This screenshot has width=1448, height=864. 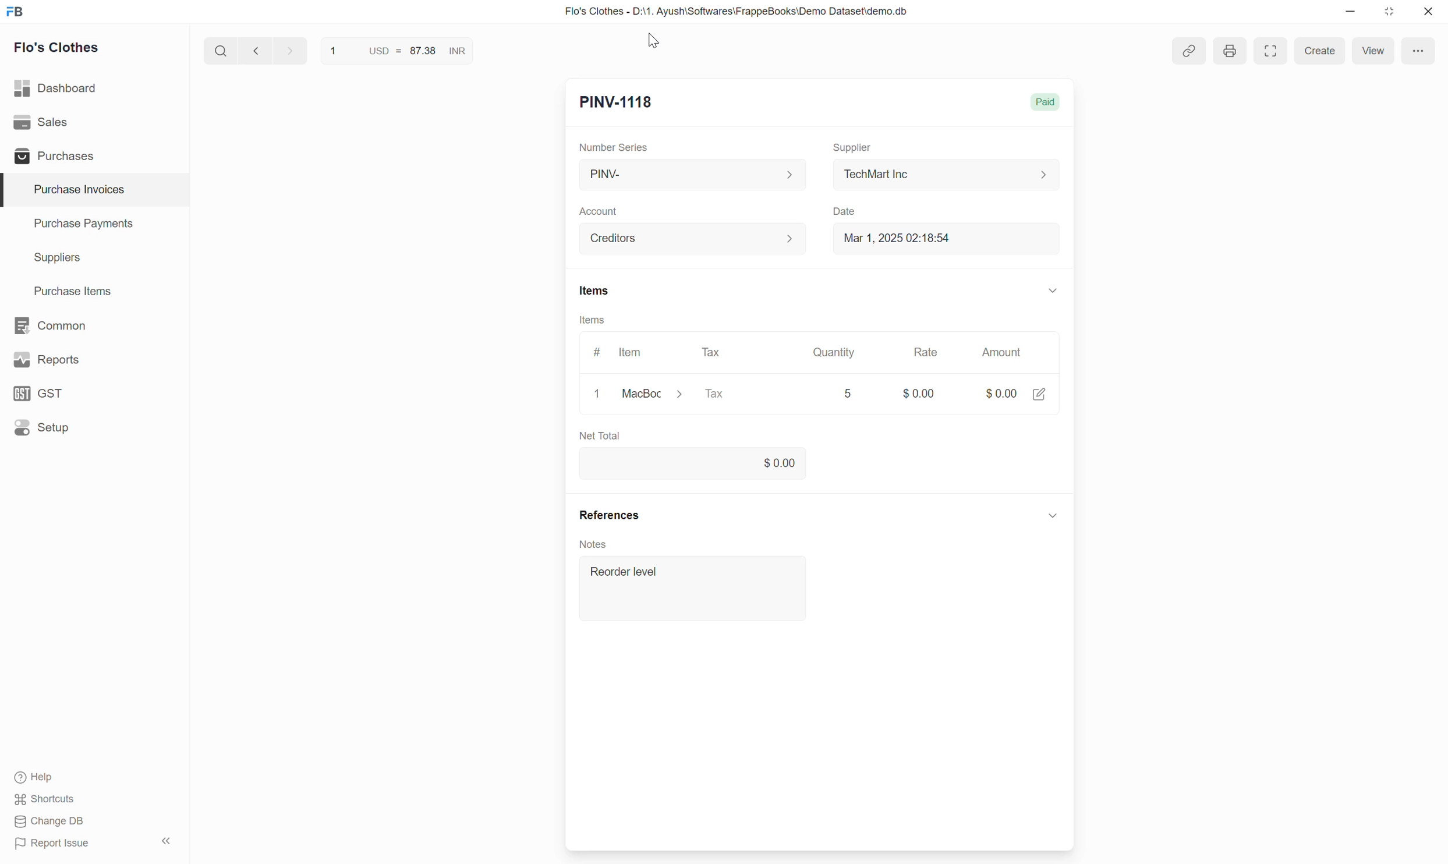 I want to click on Date, so click(x=845, y=212).